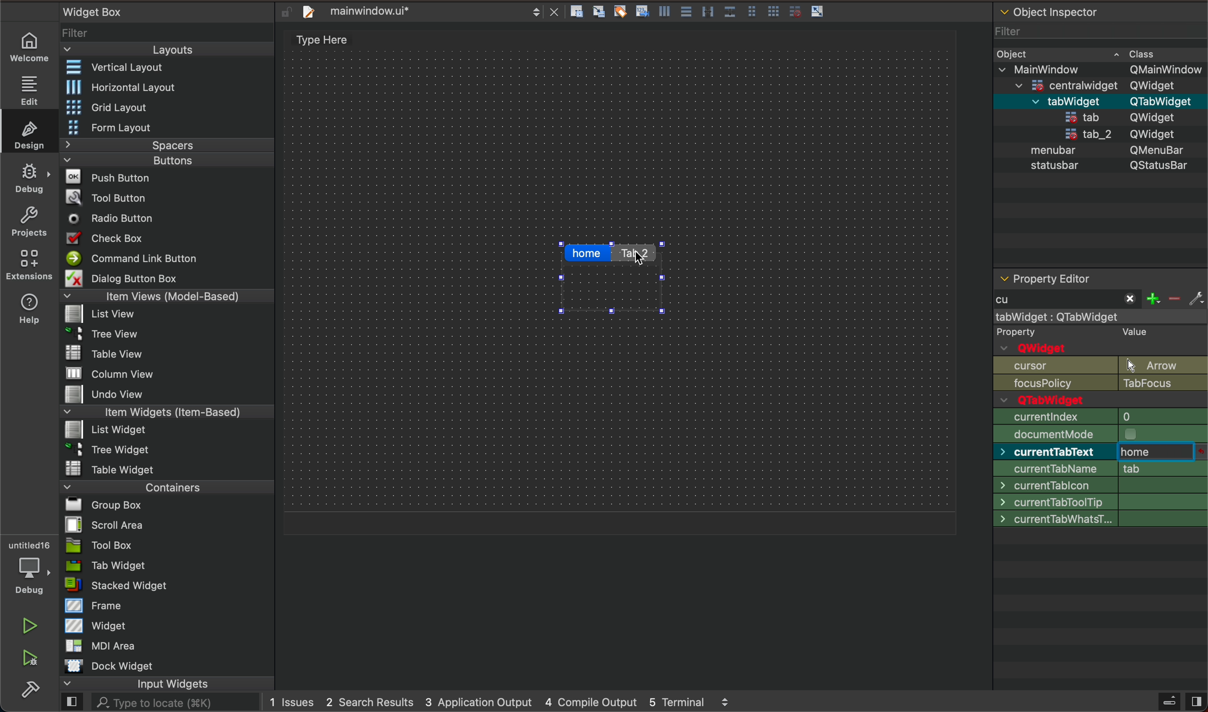 This screenshot has width=1208, height=712. I want to click on qobject, so click(1098, 339).